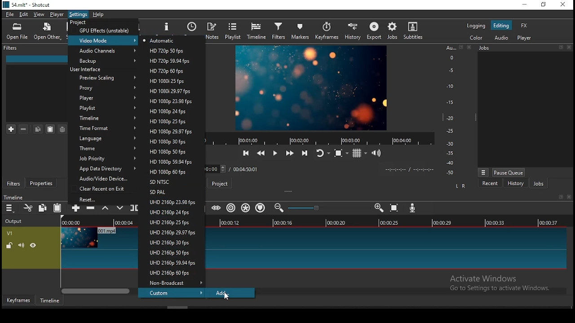 The height and width of the screenshot is (323, 575). Describe the element at coordinates (161, 40) in the screenshot. I see `automatic` at that location.